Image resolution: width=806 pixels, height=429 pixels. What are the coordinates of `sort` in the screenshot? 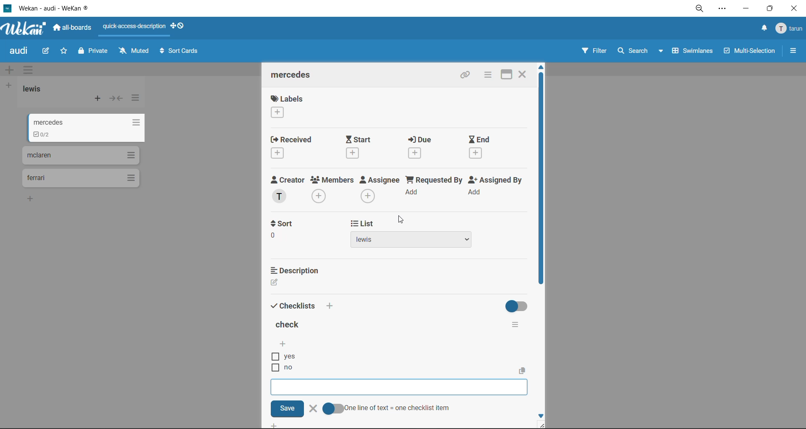 It's located at (291, 239).